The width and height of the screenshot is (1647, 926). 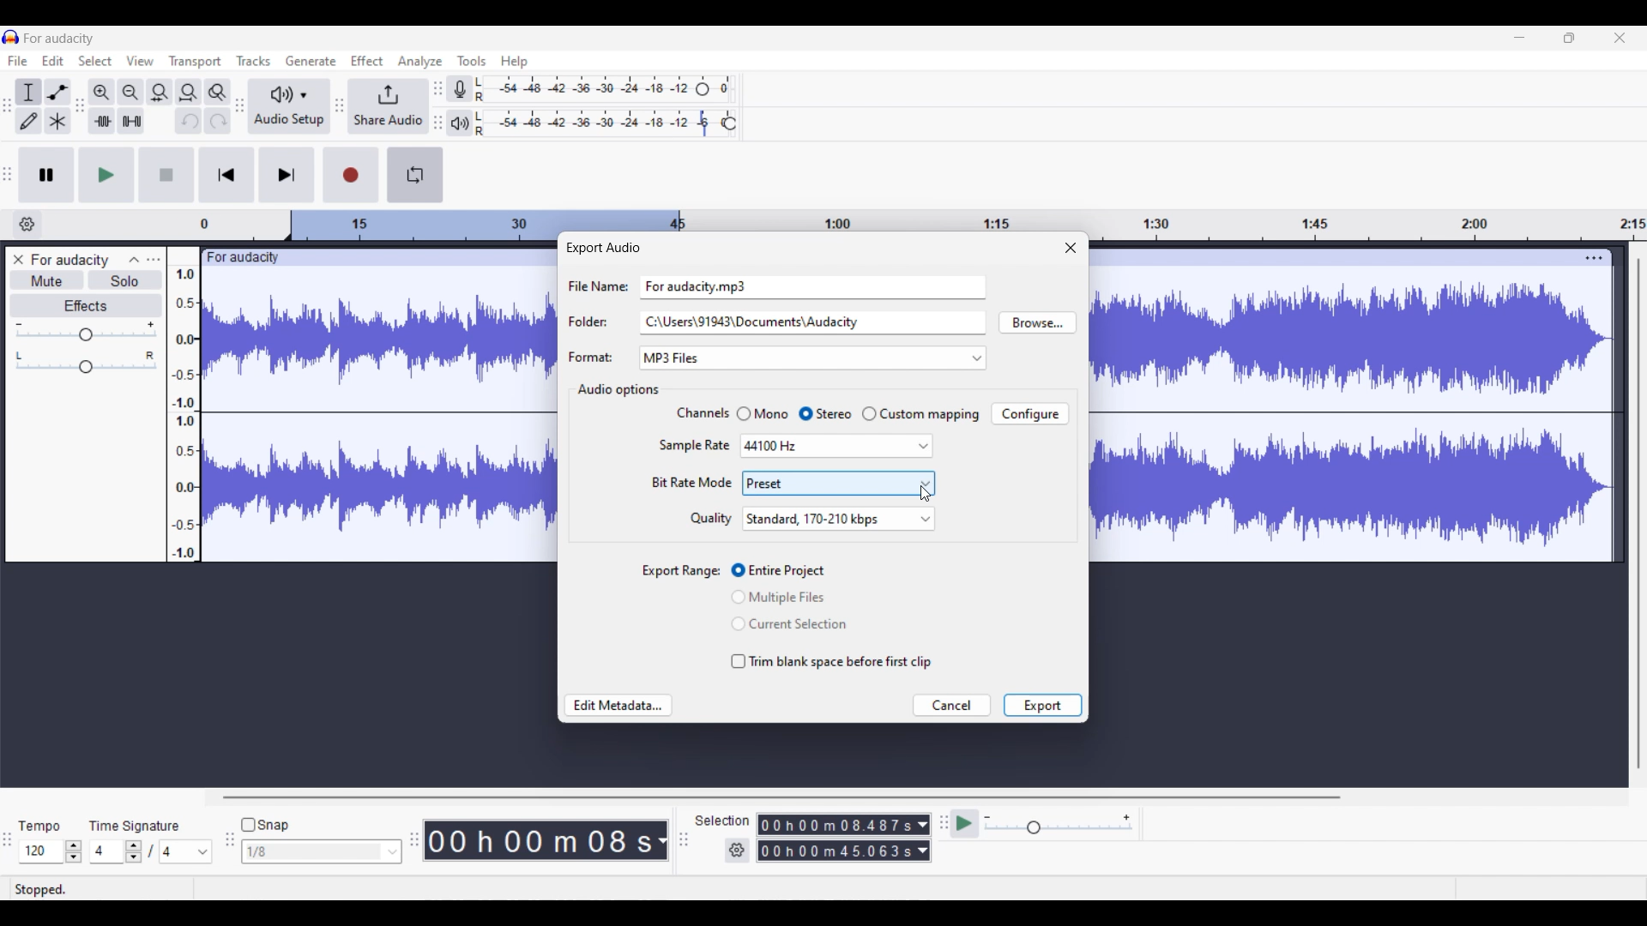 What do you see at coordinates (226, 174) in the screenshot?
I see `Skip/Select to start` at bounding box center [226, 174].